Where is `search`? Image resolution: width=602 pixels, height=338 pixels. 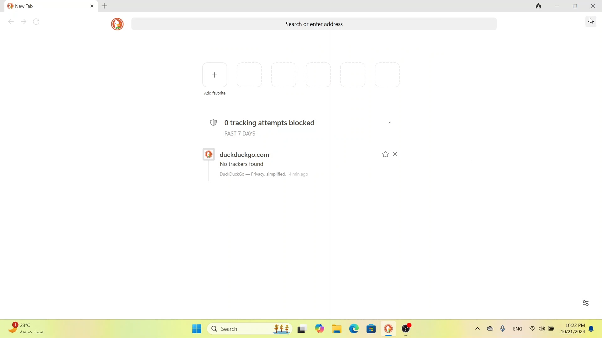 search is located at coordinates (250, 328).